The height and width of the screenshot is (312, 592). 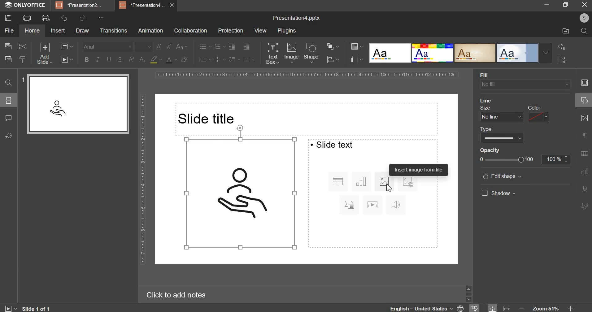 I want to click on print preview, so click(x=46, y=18).